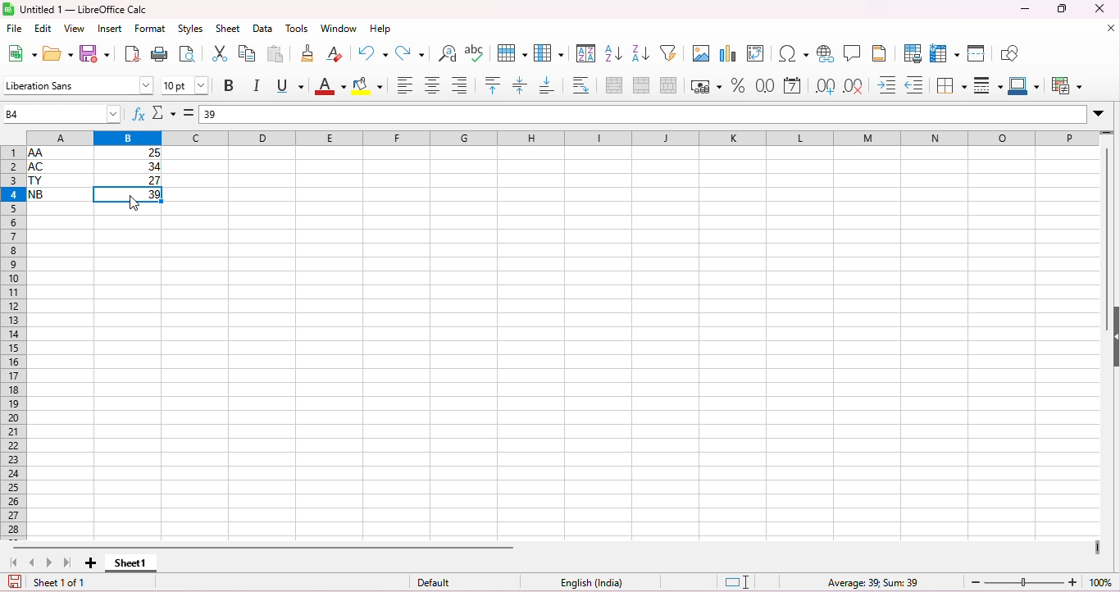  Describe the element at coordinates (946, 52) in the screenshot. I see `freeze rows and columns` at that location.